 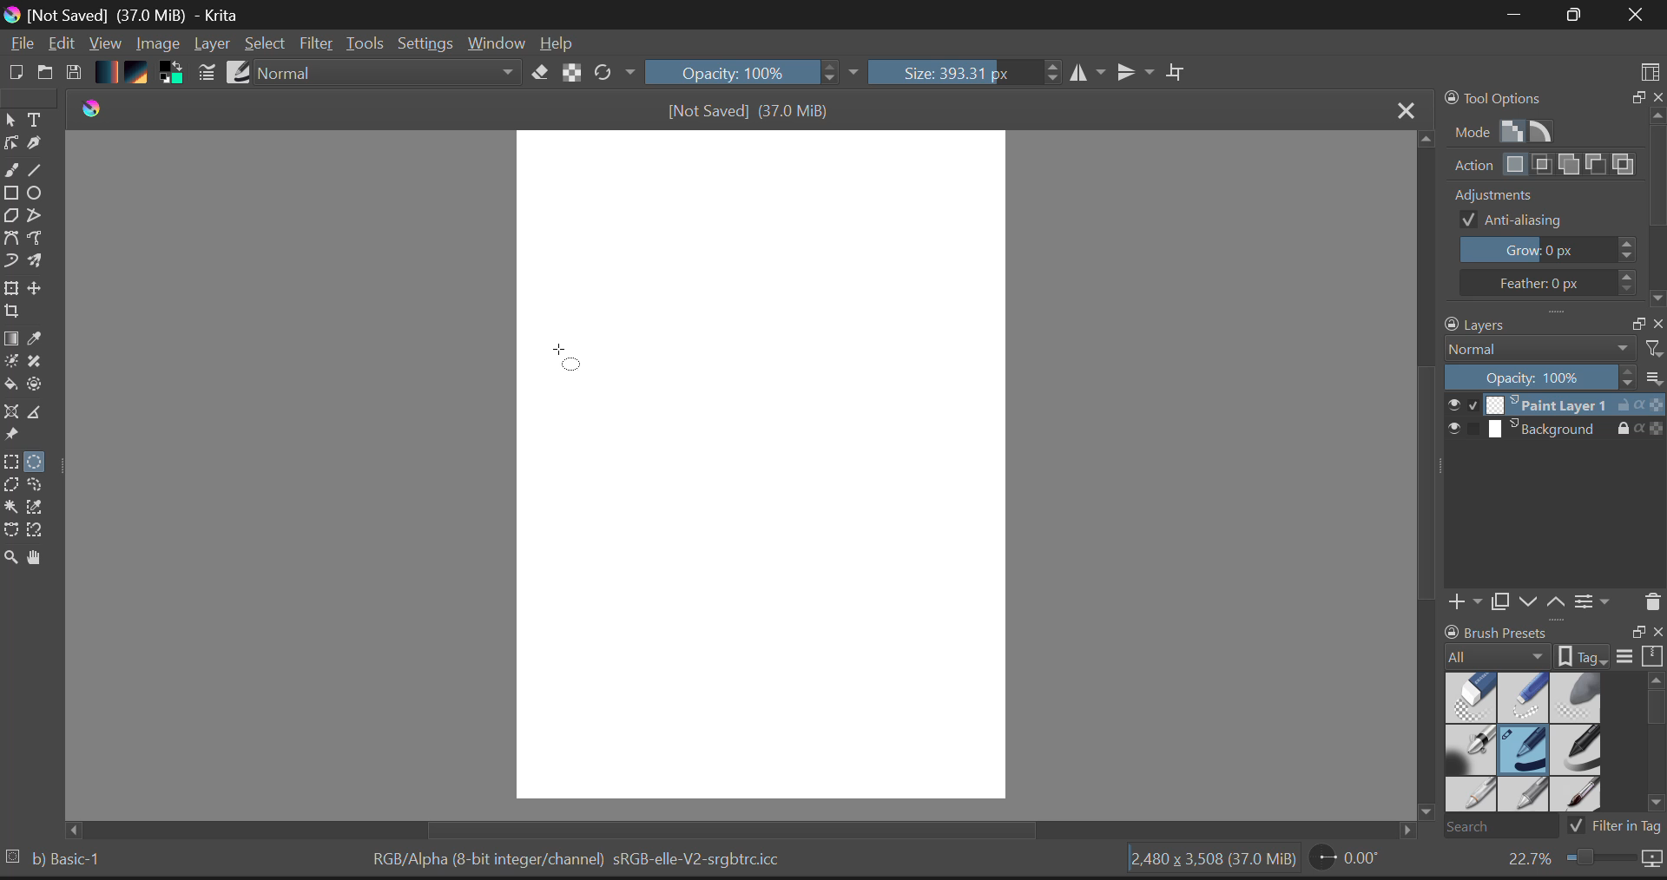 I want to click on Horizontal Mirror Flip, so click(x=1139, y=74).